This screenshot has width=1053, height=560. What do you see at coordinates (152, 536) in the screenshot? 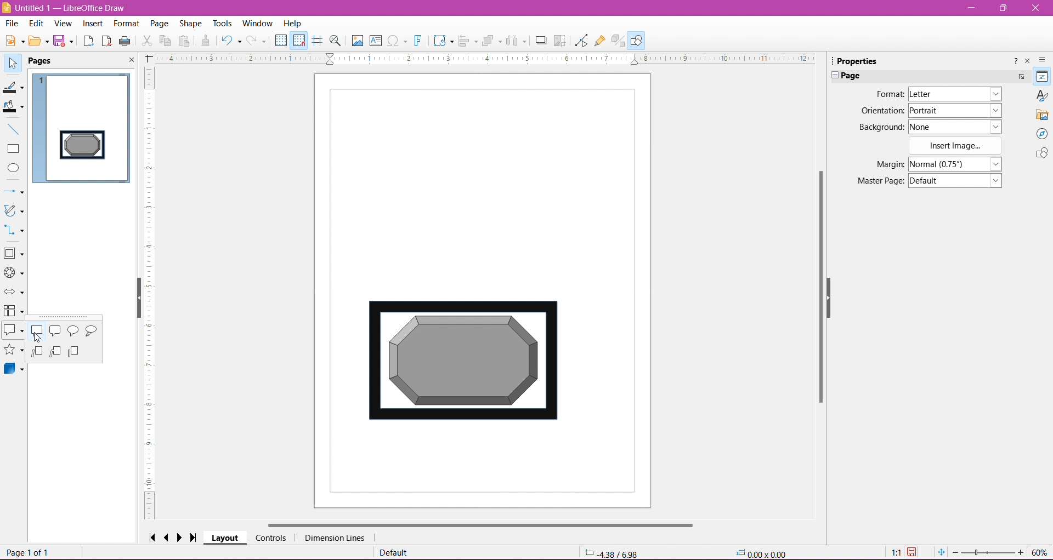
I see `Scroll to first page` at bounding box center [152, 536].